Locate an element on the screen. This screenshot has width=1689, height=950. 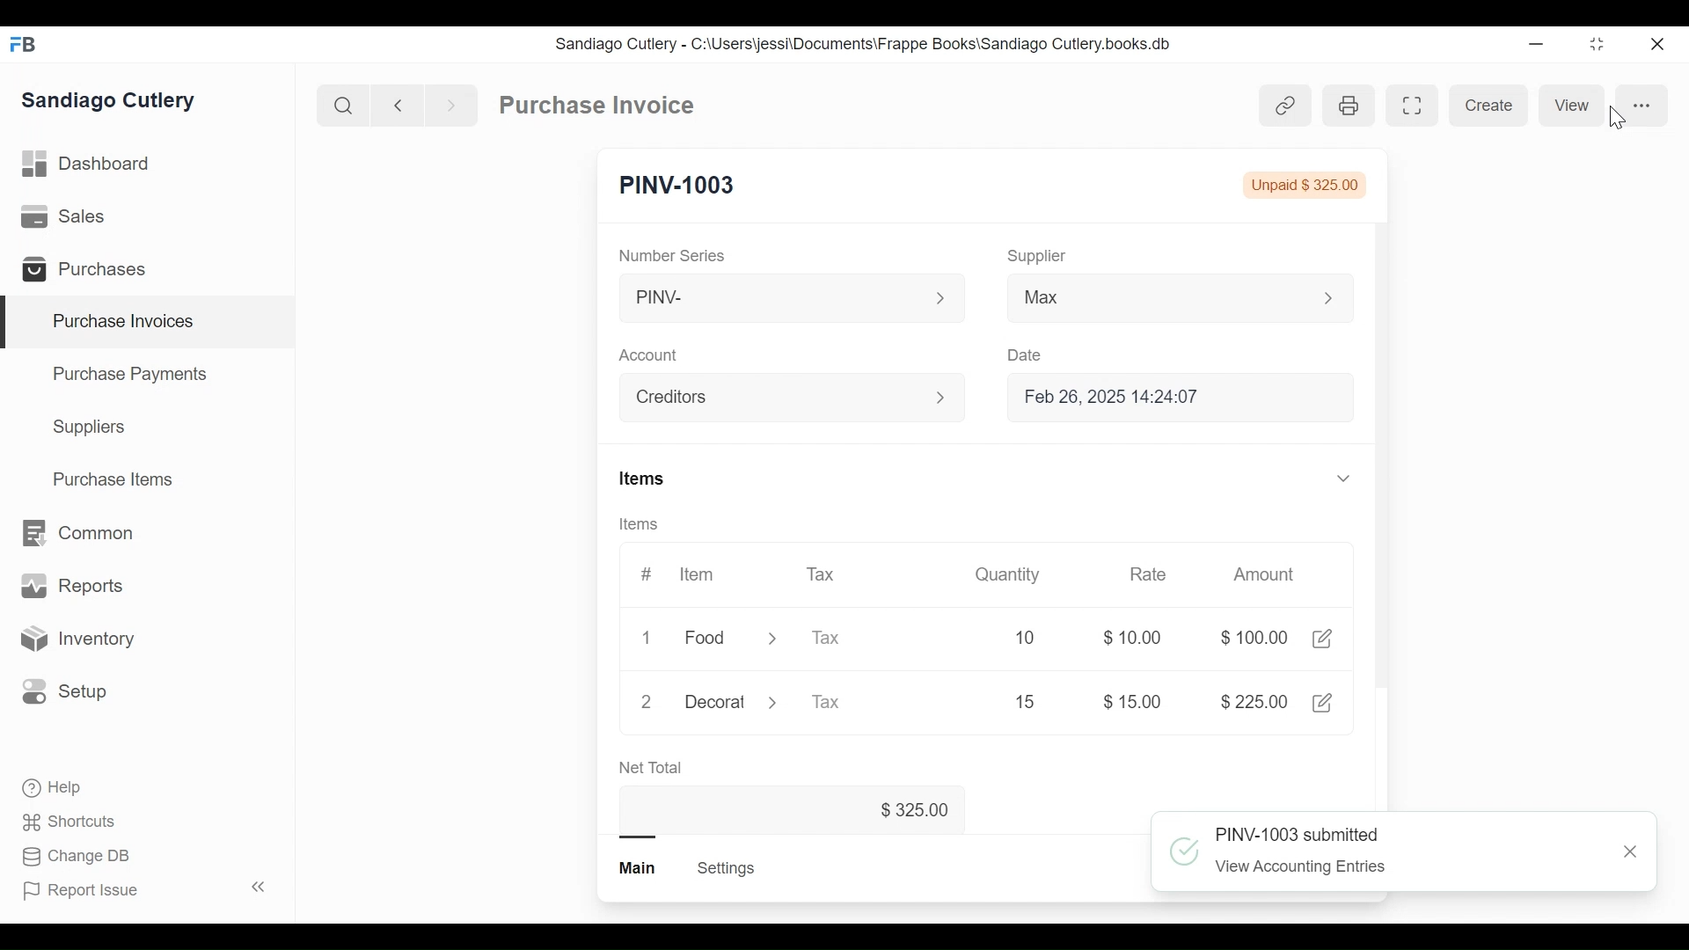
Setup is located at coordinates (65, 691).